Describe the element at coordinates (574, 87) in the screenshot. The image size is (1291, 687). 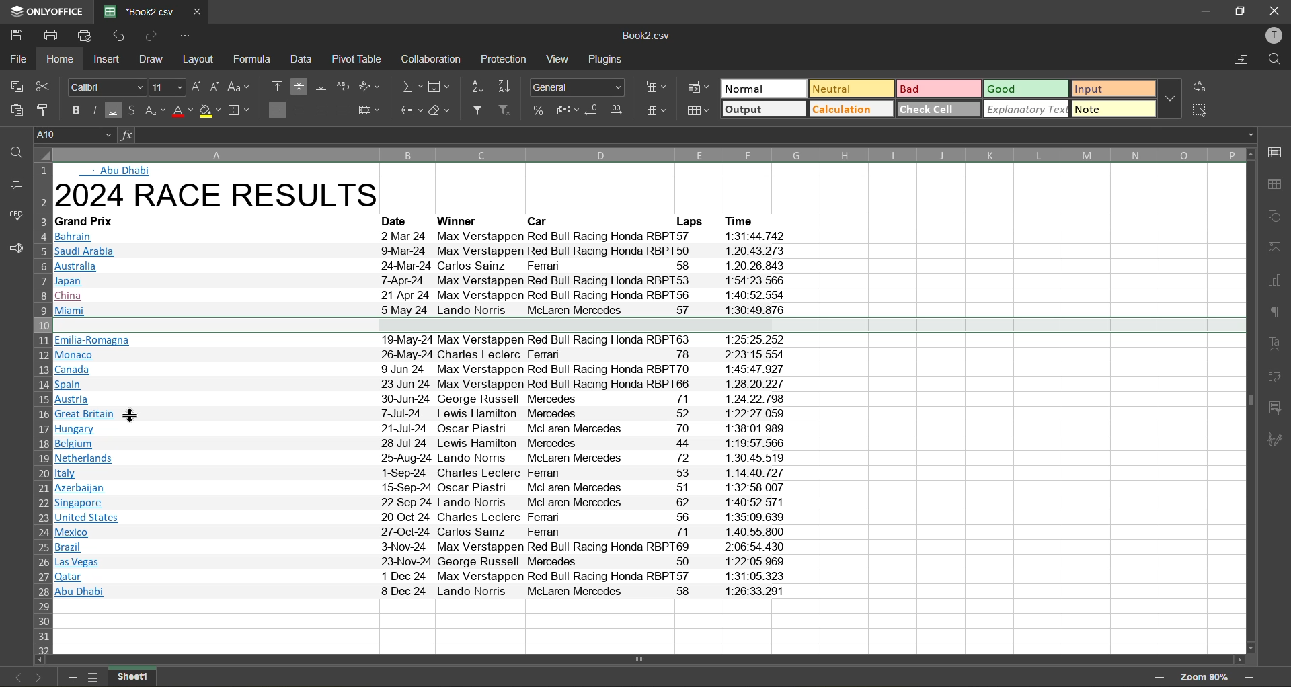
I see `number format` at that location.